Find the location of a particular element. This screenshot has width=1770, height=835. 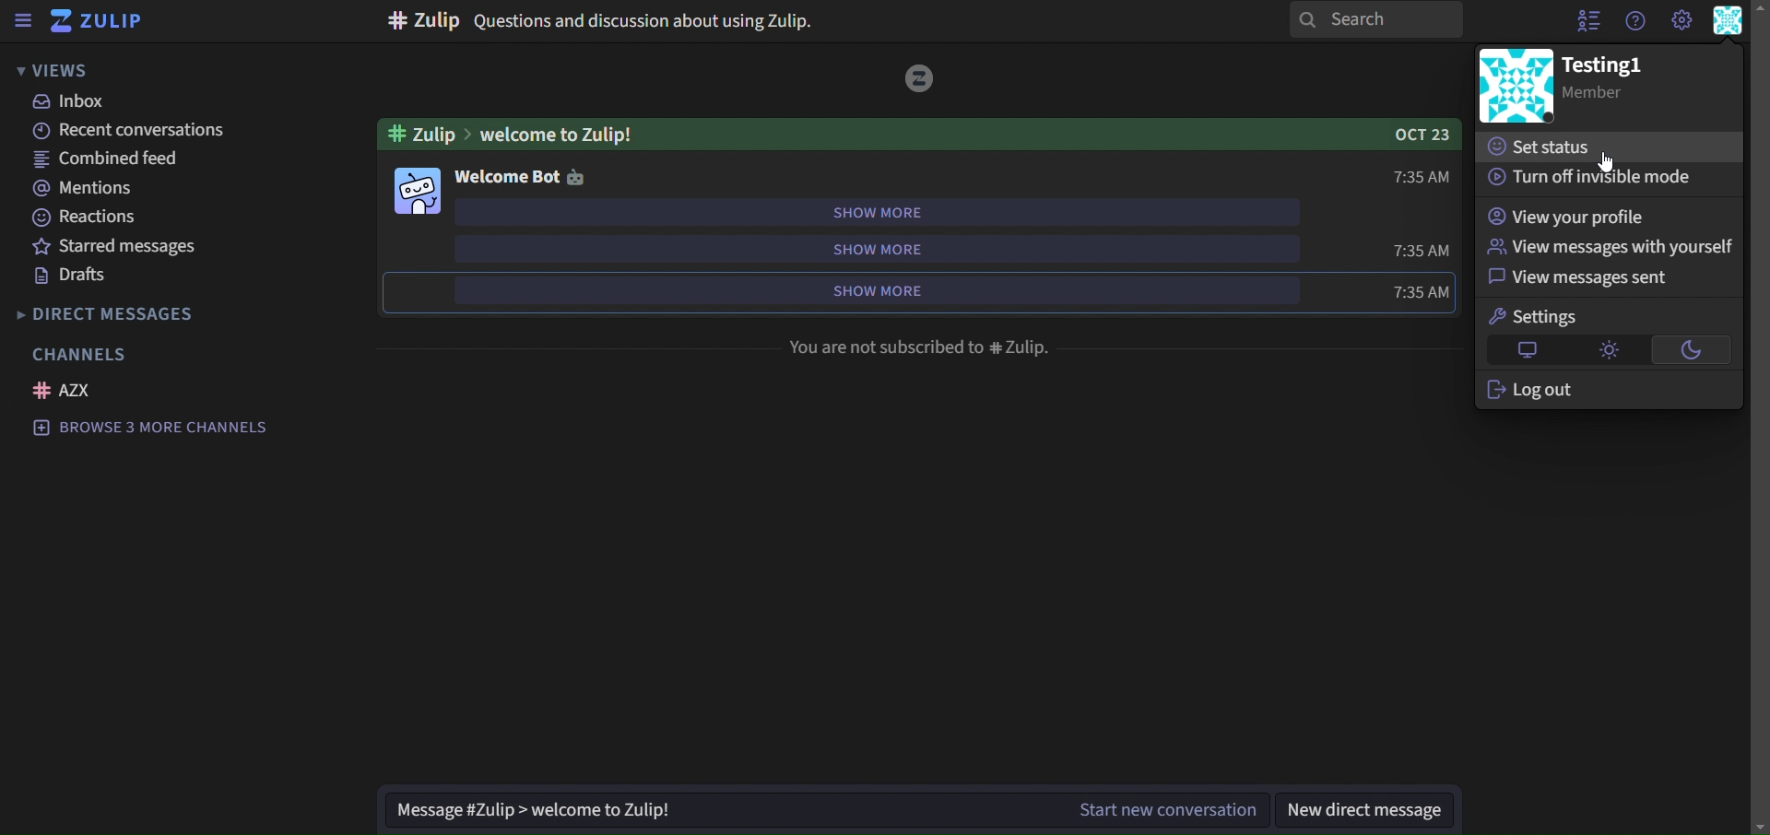

combined feed is located at coordinates (111, 161).